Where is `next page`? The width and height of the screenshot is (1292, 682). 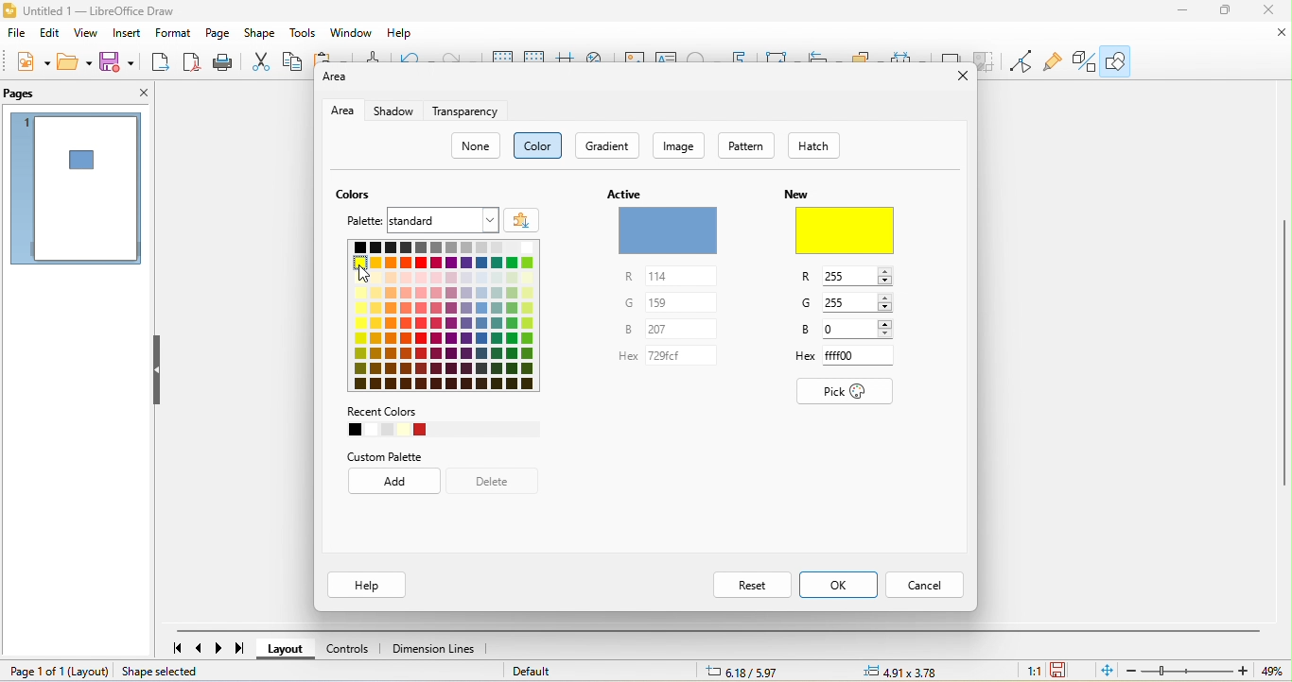 next page is located at coordinates (222, 648).